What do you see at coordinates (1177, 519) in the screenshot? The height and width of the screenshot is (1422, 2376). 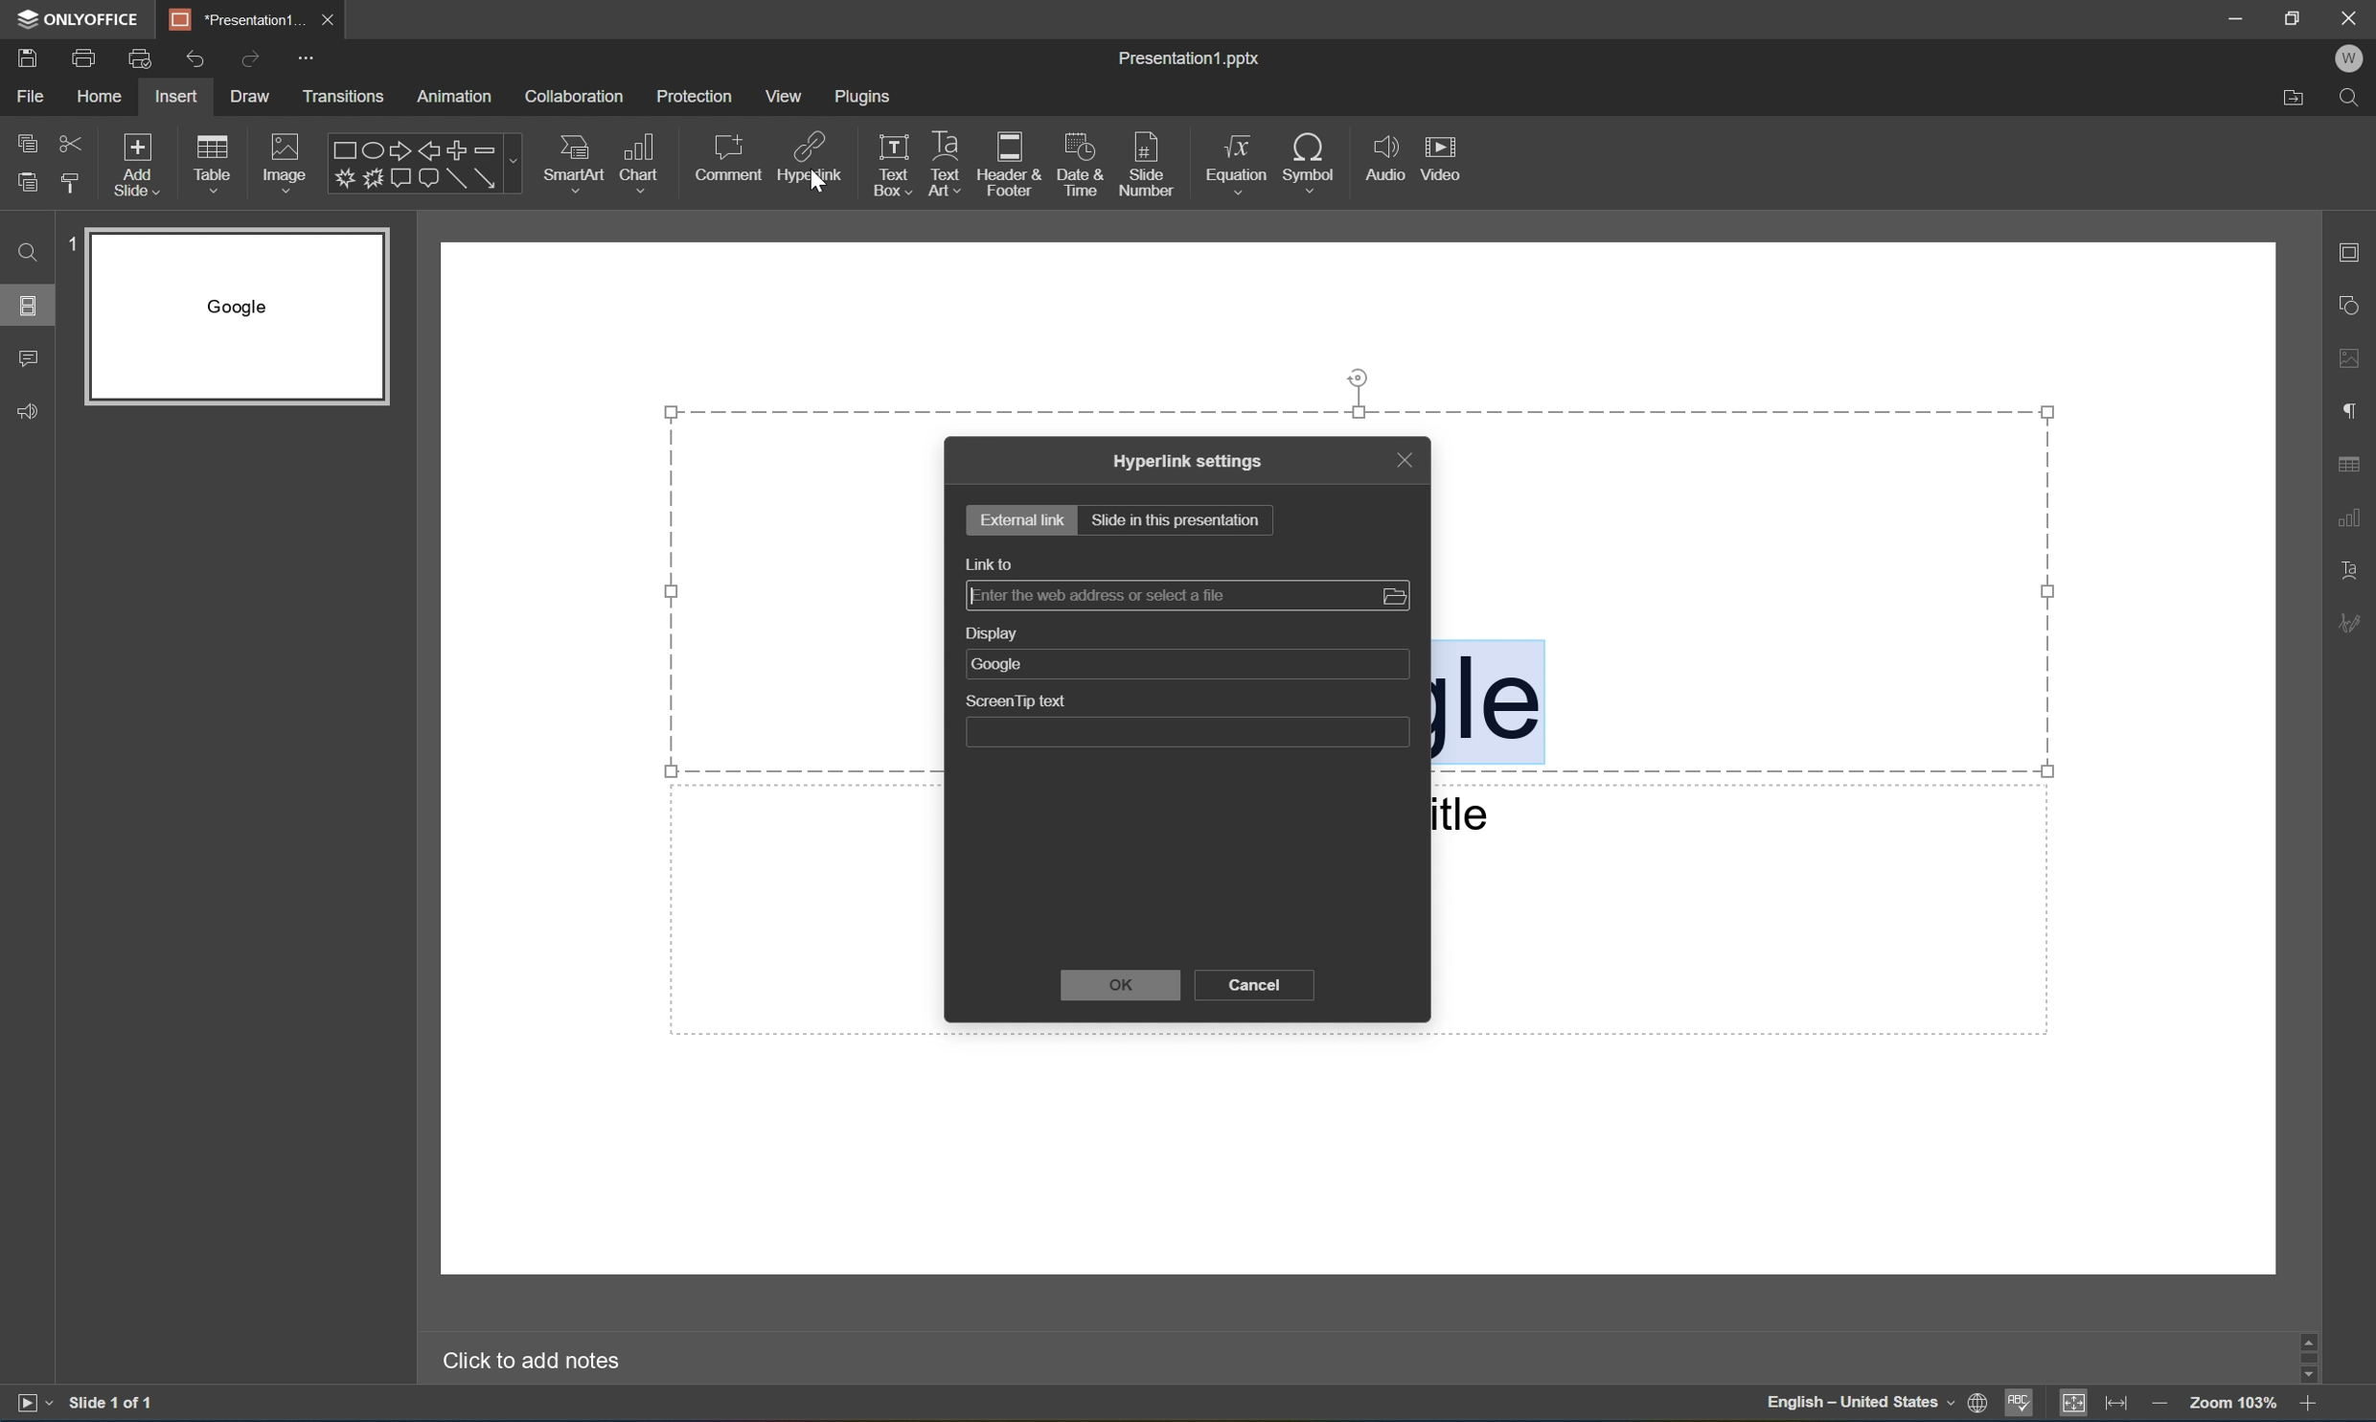 I see `Slide in this presentation` at bounding box center [1177, 519].